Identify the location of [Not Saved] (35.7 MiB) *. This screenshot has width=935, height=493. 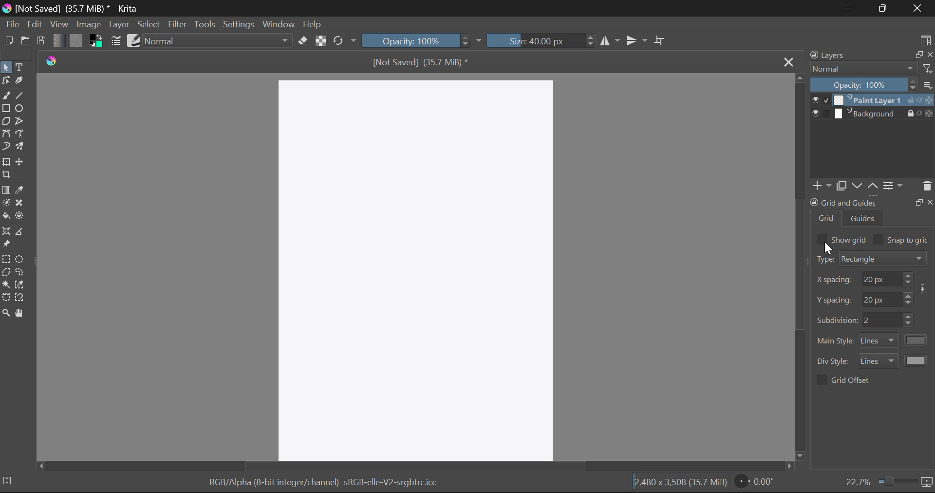
(421, 62).